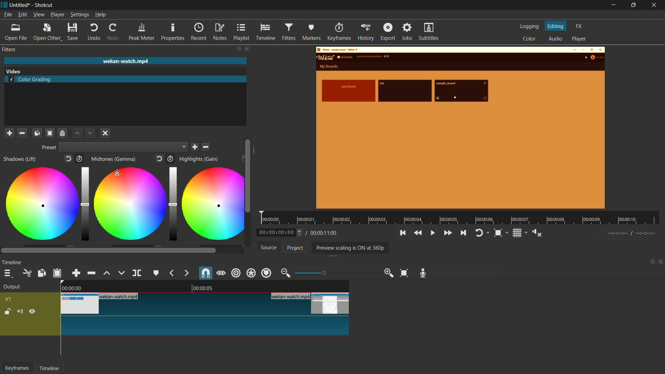 Image resolution: width=665 pixels, height=374 pixels. I want to click on color adjustment, so click(211, 204).